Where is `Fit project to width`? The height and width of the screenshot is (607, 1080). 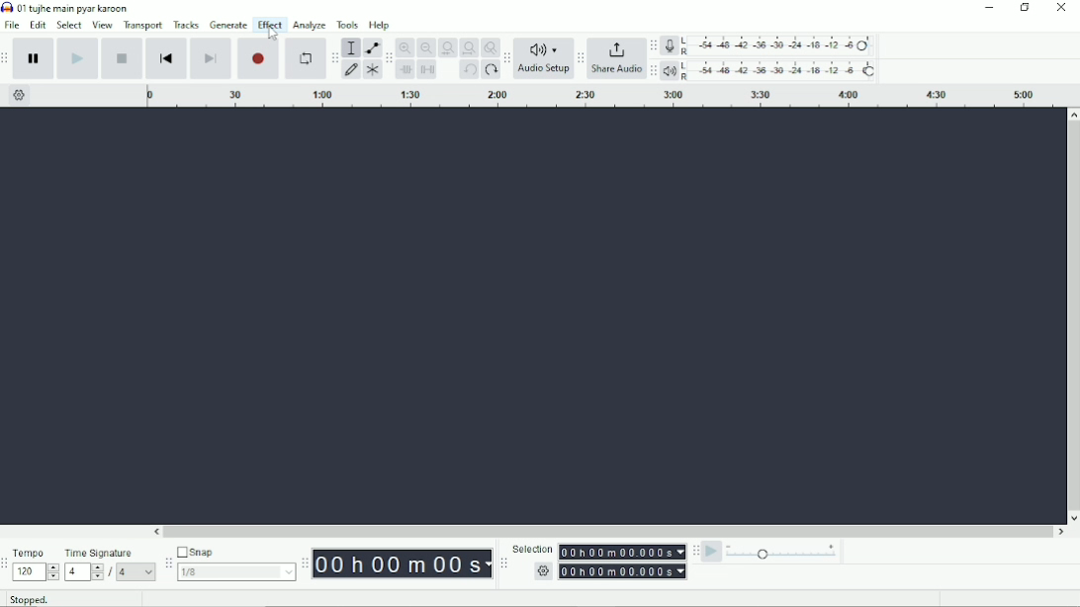
Fit project to width is located at coordinates (469, 47).